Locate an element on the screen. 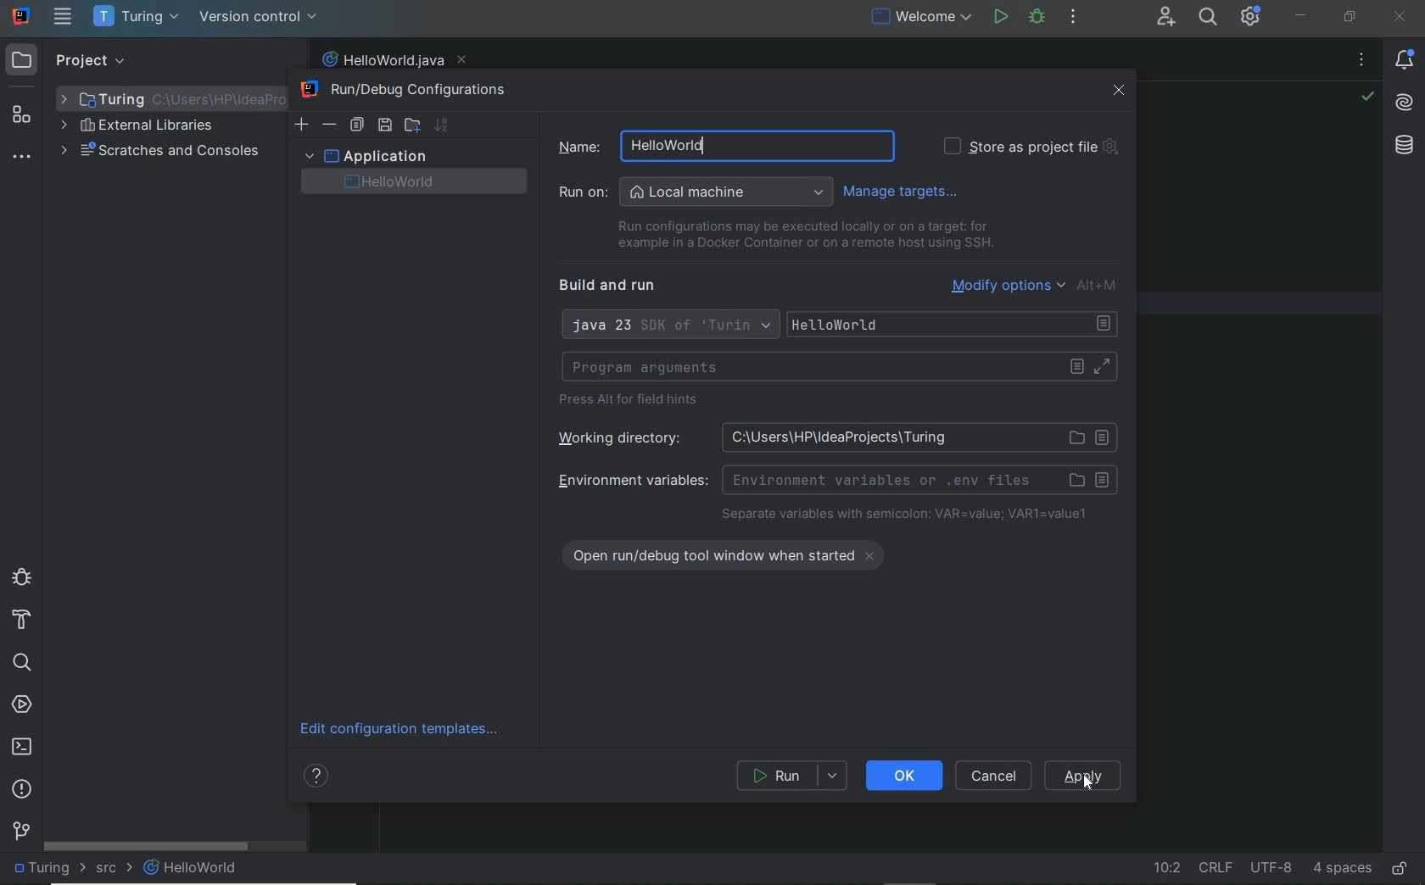 Image resolution: width=1425 pixels, height=885 pixels. cancel is located at coordinates (996, 776).